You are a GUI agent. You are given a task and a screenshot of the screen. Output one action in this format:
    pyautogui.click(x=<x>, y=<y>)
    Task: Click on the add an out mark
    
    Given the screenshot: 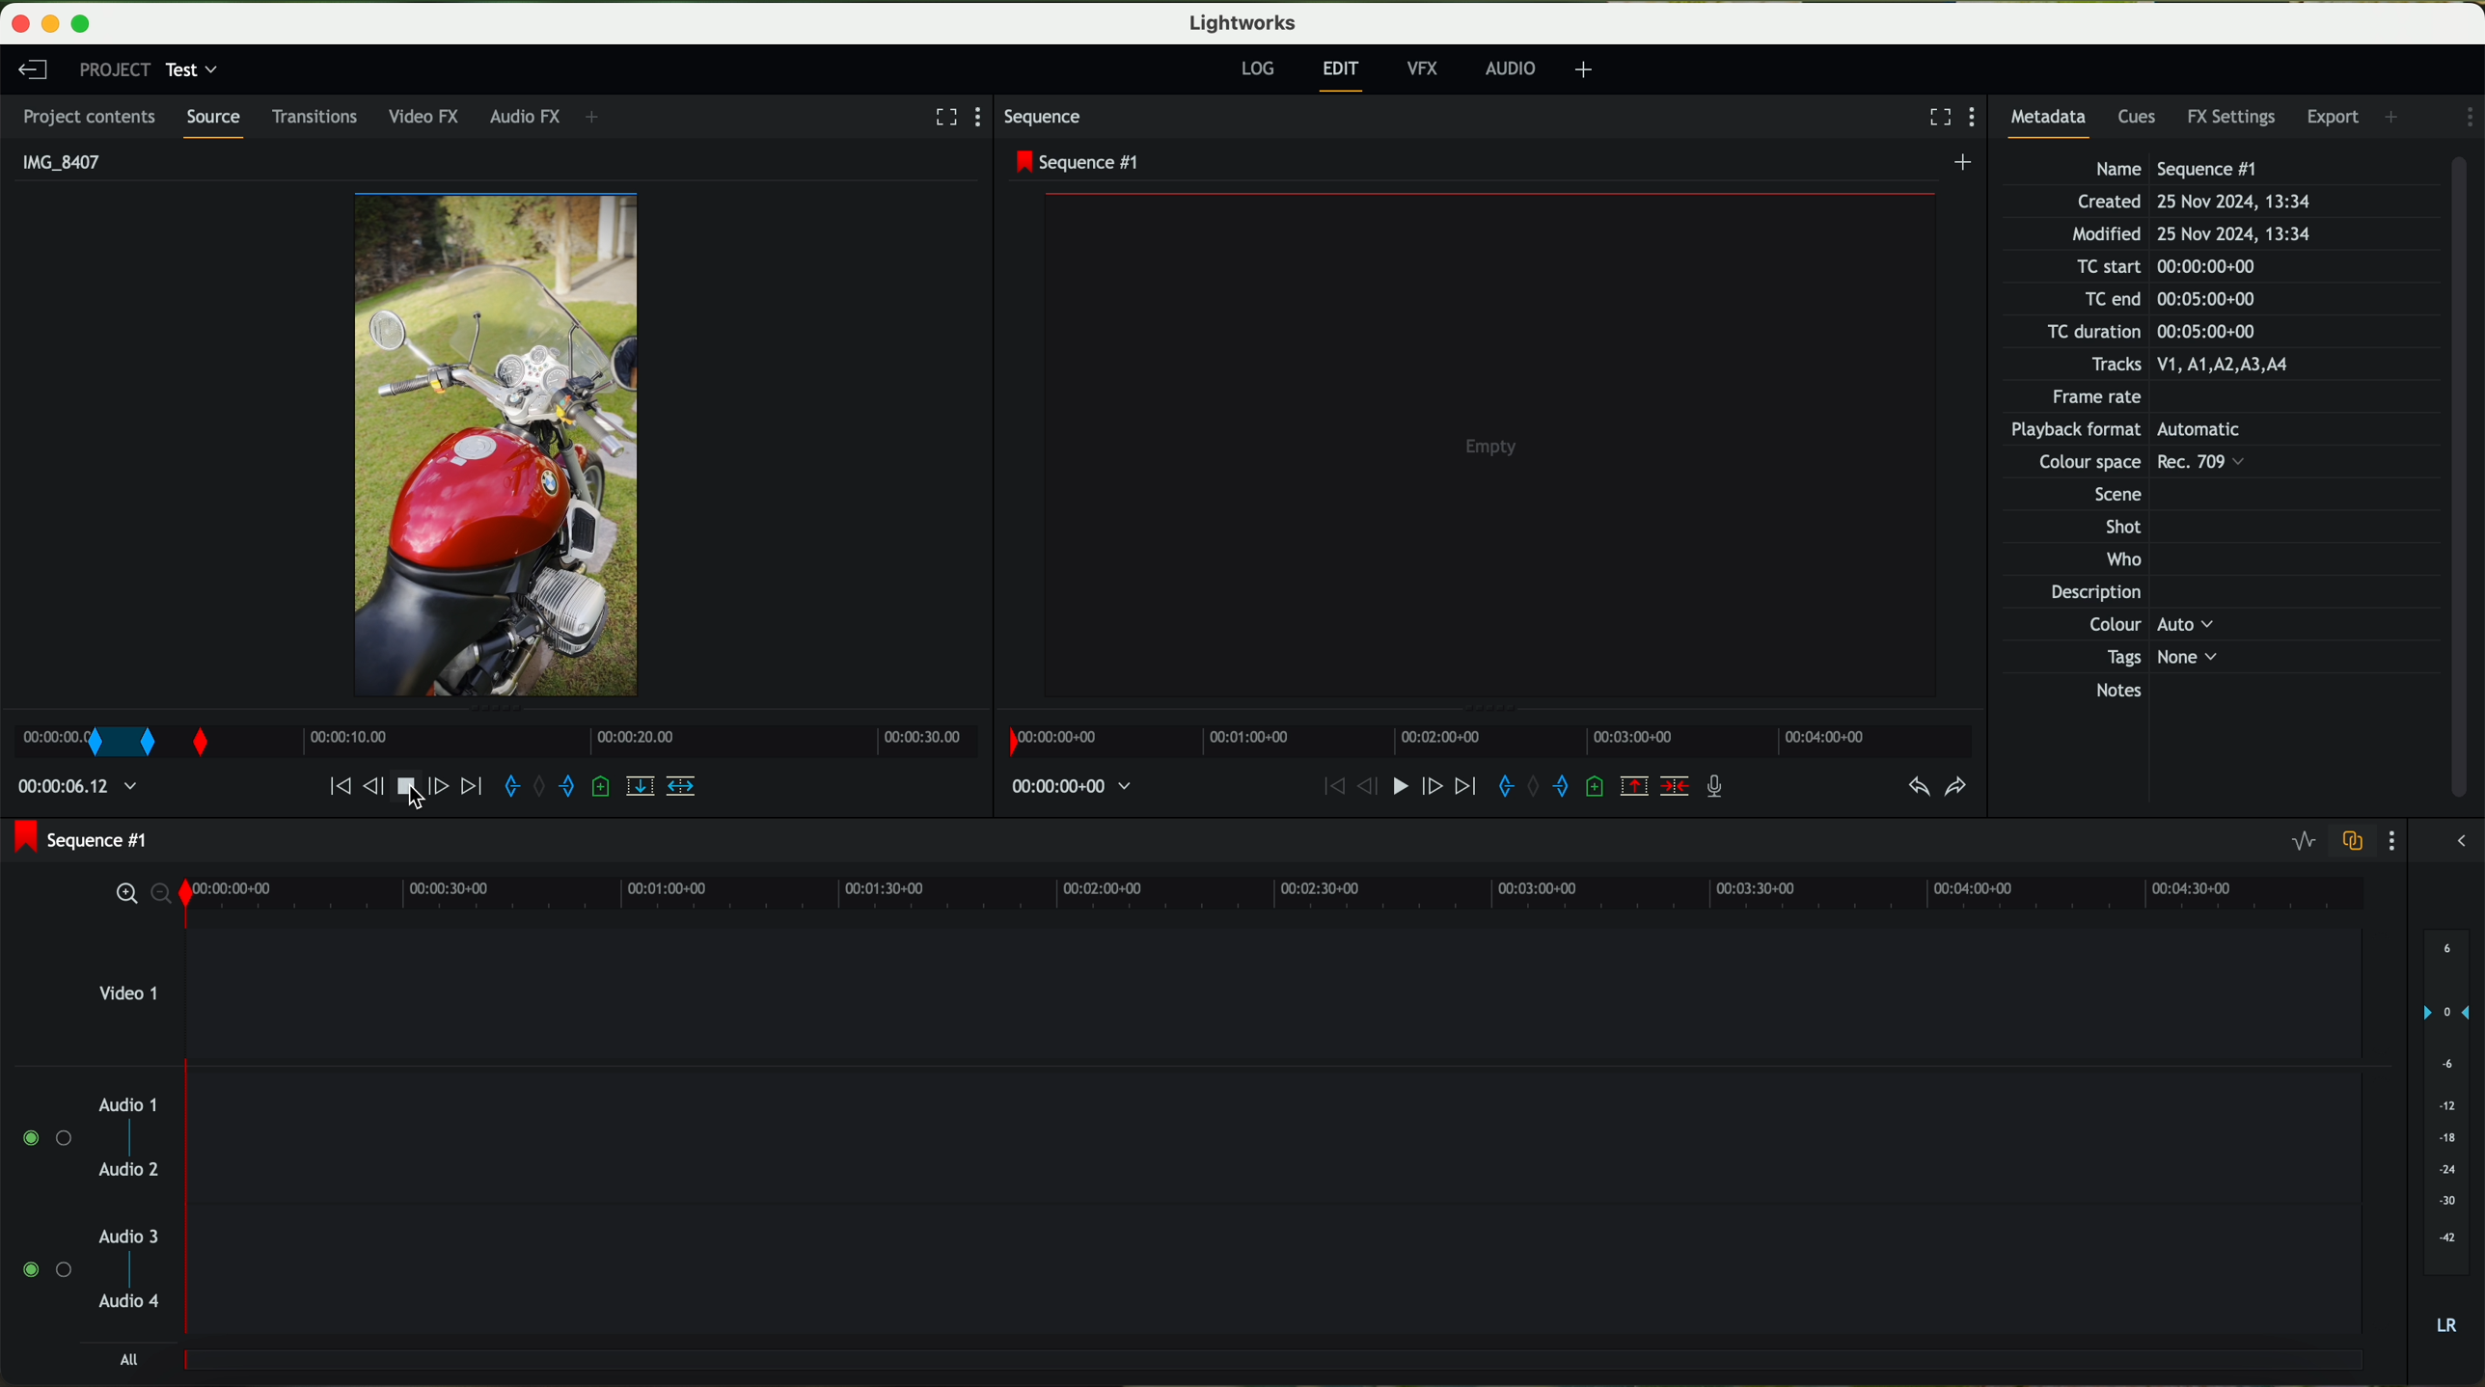 What is the action you would take?
    pyautogui.click(x=566, y=792)
    